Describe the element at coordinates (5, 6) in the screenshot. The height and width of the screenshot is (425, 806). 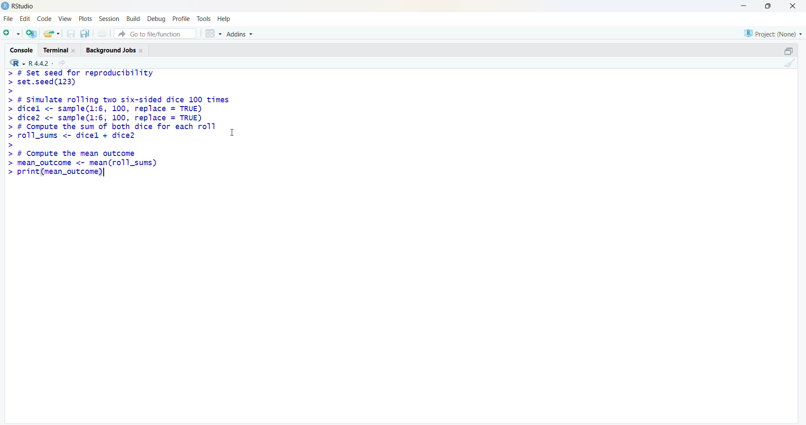
I see `logo` at that location.